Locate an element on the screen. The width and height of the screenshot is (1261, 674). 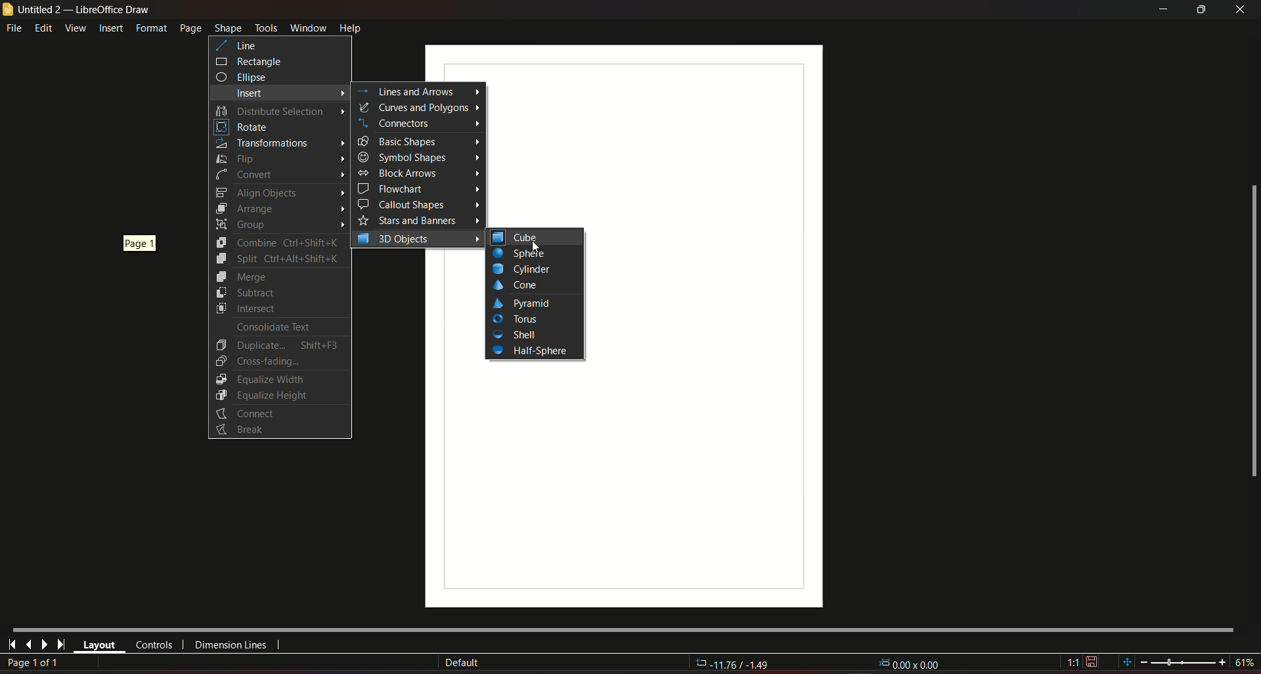
Arrow is located at coordinates (476, 204).